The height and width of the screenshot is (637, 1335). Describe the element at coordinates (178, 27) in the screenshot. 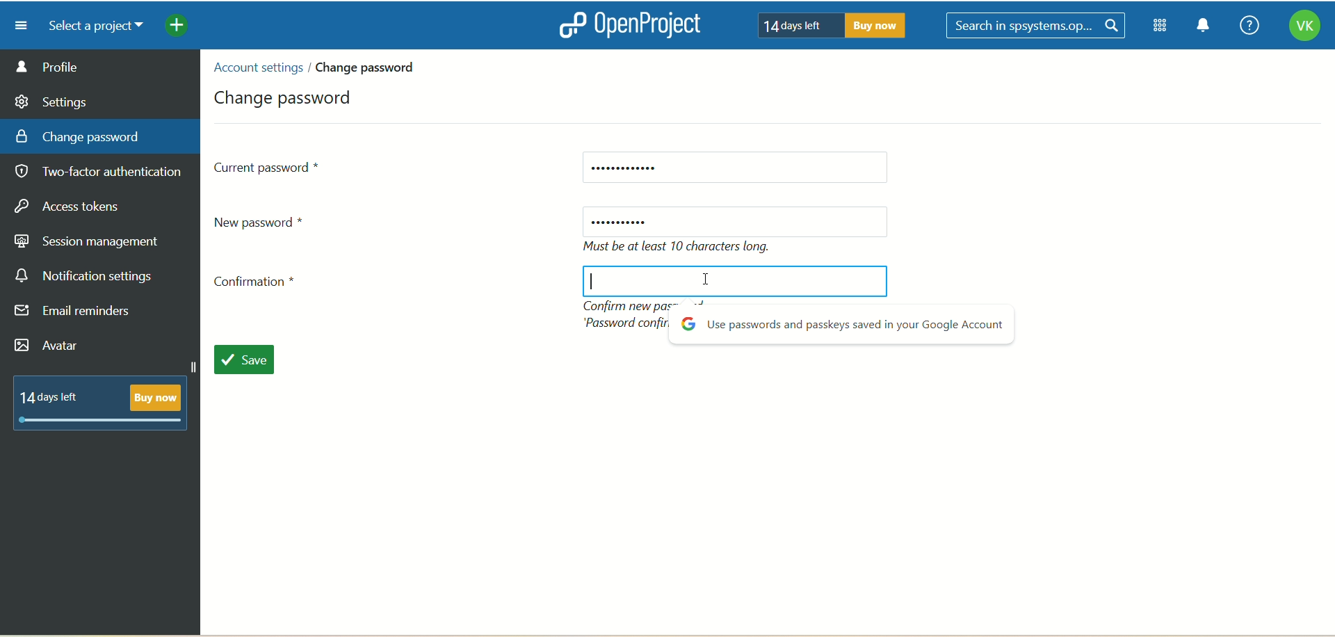

I see `add menu` at that location.